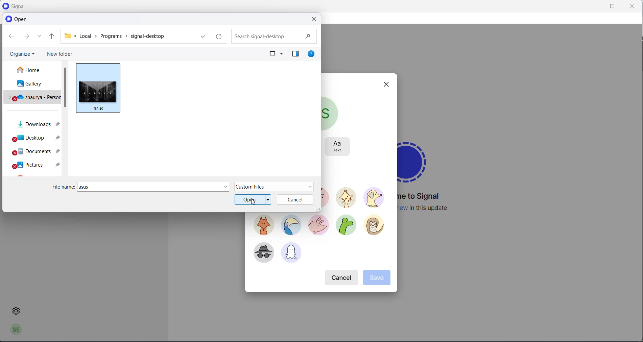 Image resolution: width=643 pixels, height=342 pixels. What do you see at coordinates (315, 19) in the screenshot?
I see `close` at bounding box center [315, 19].